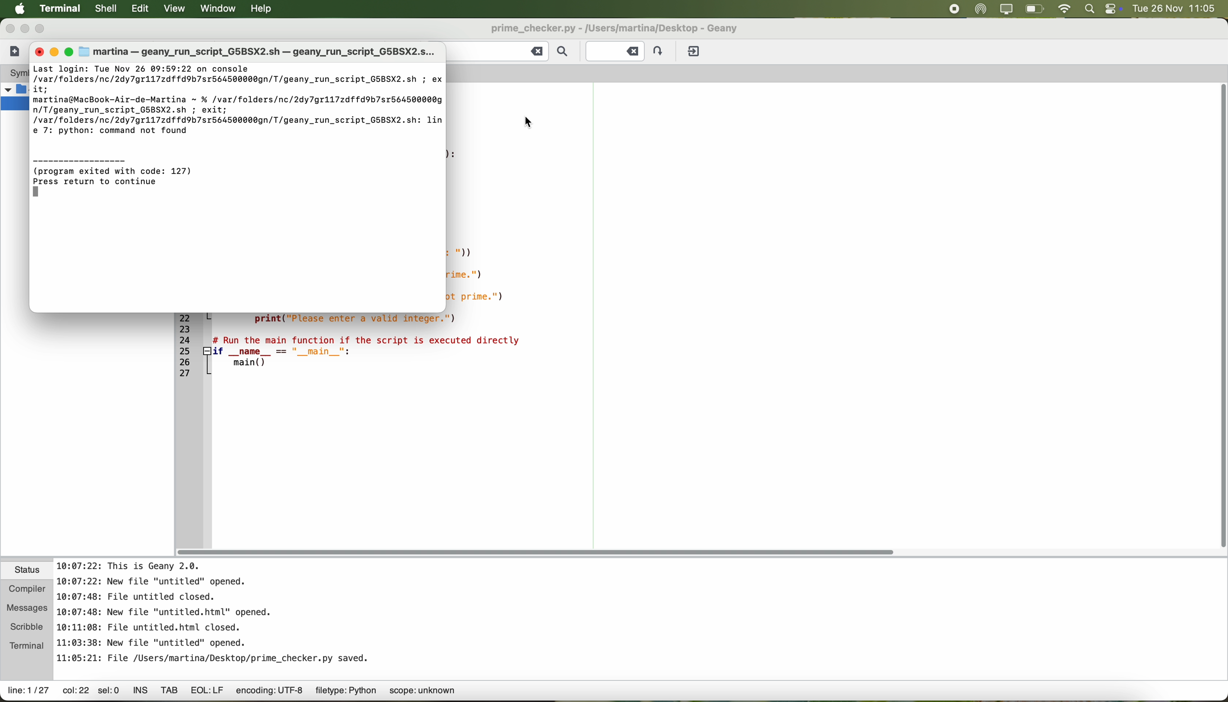  Describe the element at coordinates (695, 53) in the screenshot. I see `quit` at that location.